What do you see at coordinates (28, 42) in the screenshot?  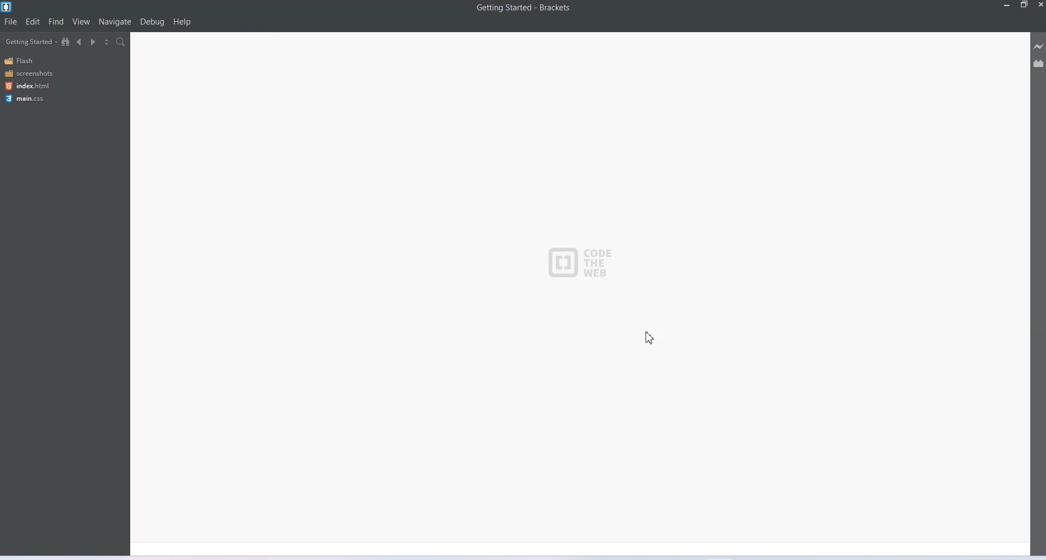 I see `Gating started` at bounding box center [28, 42].